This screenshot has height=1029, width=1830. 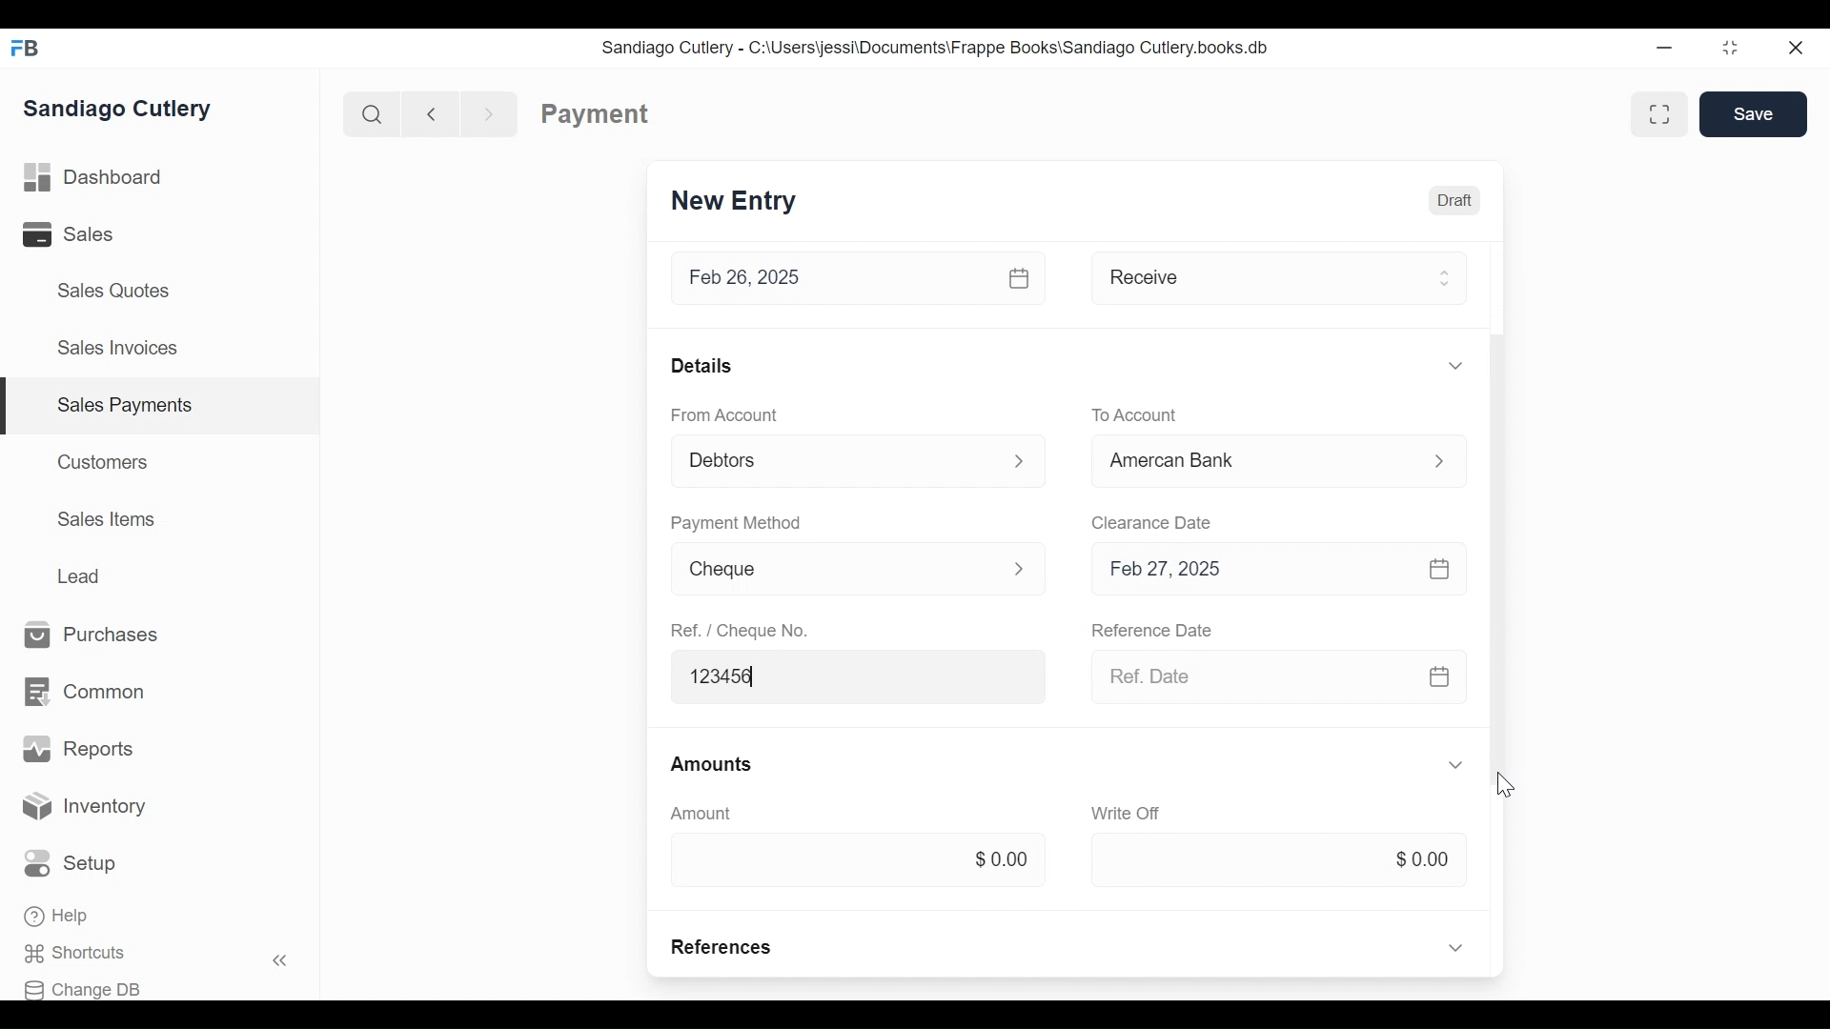 What do you see at coordinates (1666, 111) in the screenshot?
I see `Toggle form and full width ` at bounding box center [1666, 111].